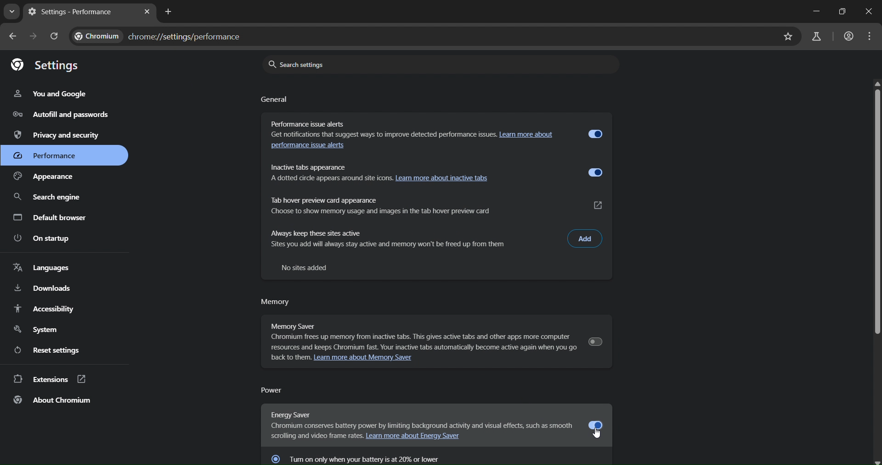 Image resolution: width=882 pixels, height=465 pixels. Describe the element at coordinates (419, 420) in the screenshot. I see `energy saver` at that location.